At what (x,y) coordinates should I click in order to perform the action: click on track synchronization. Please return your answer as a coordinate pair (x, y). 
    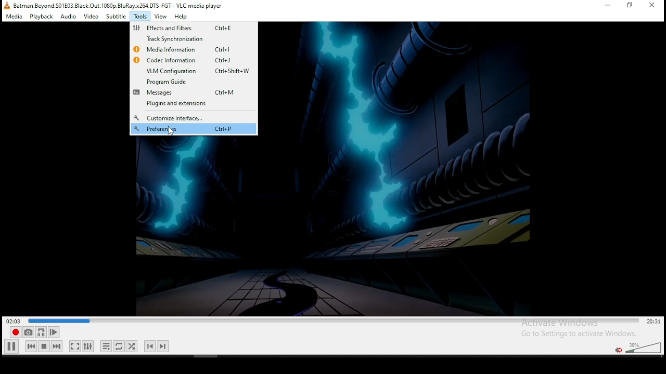
    Looking at the image, I should click on (189, 39).